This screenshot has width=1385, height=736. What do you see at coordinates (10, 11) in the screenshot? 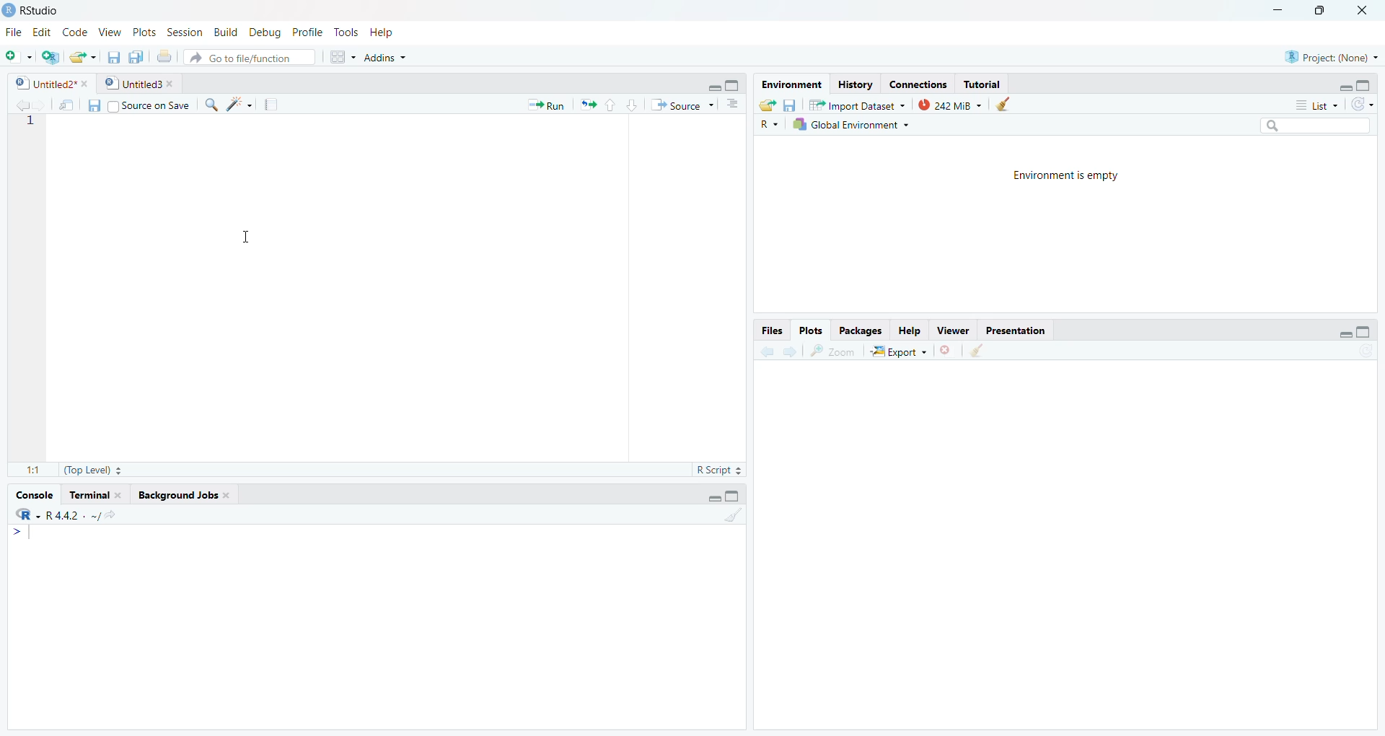
I see `logo` at bounding box center [10, 11].